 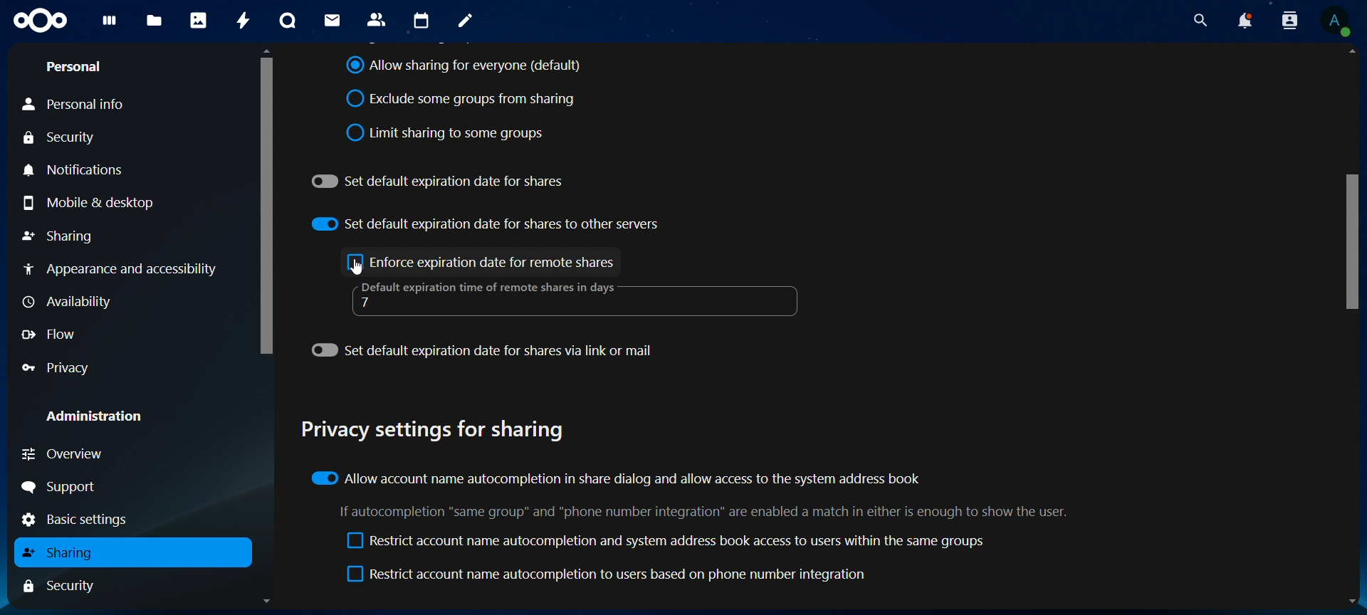 I want to click on support, so click(x=66, y=487).